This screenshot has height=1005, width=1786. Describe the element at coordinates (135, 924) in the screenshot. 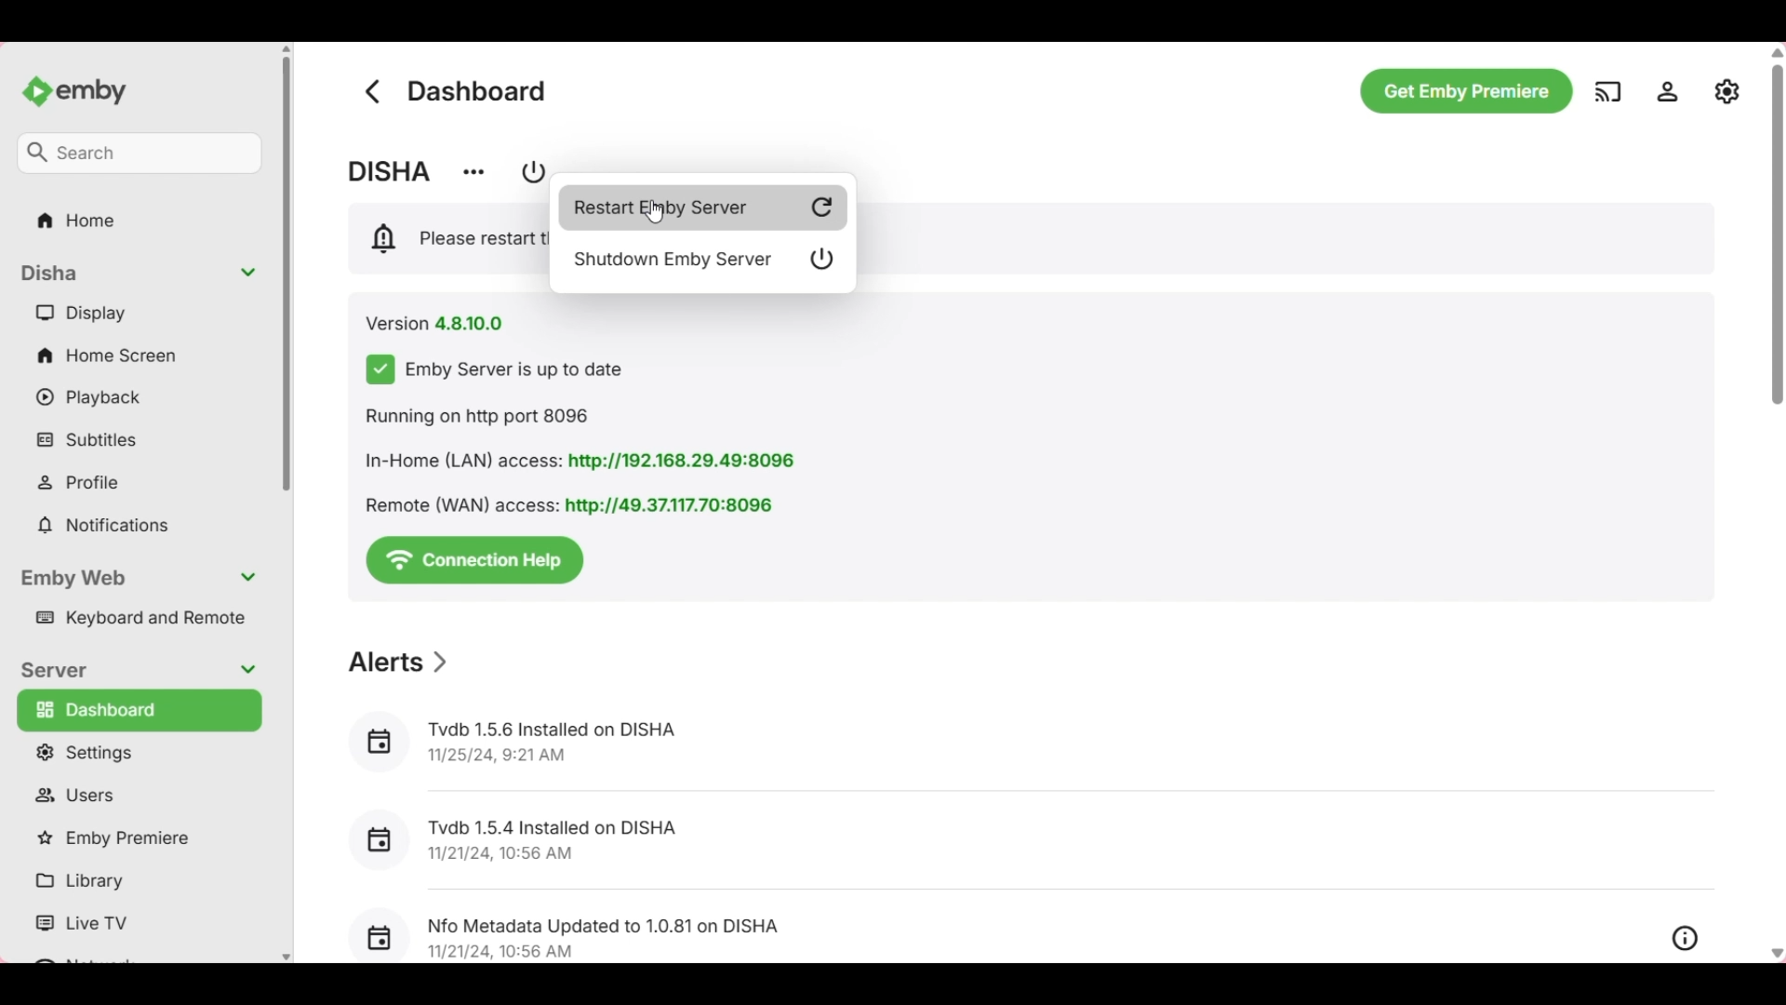

I see `Live TV` at that location.